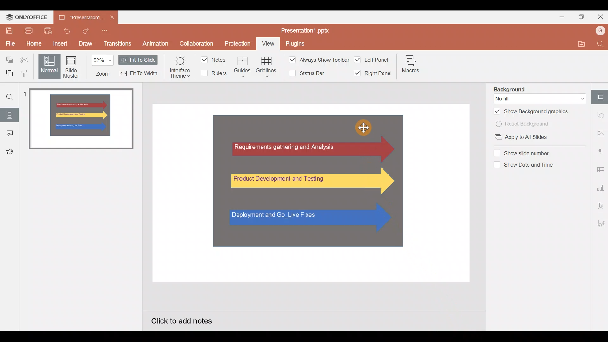 The width and height of the screenshot is (608, 342). What do you see at coordinates (527, 153) in the screenshot?
I see `Show slide number` at bounding box center [527, 153].